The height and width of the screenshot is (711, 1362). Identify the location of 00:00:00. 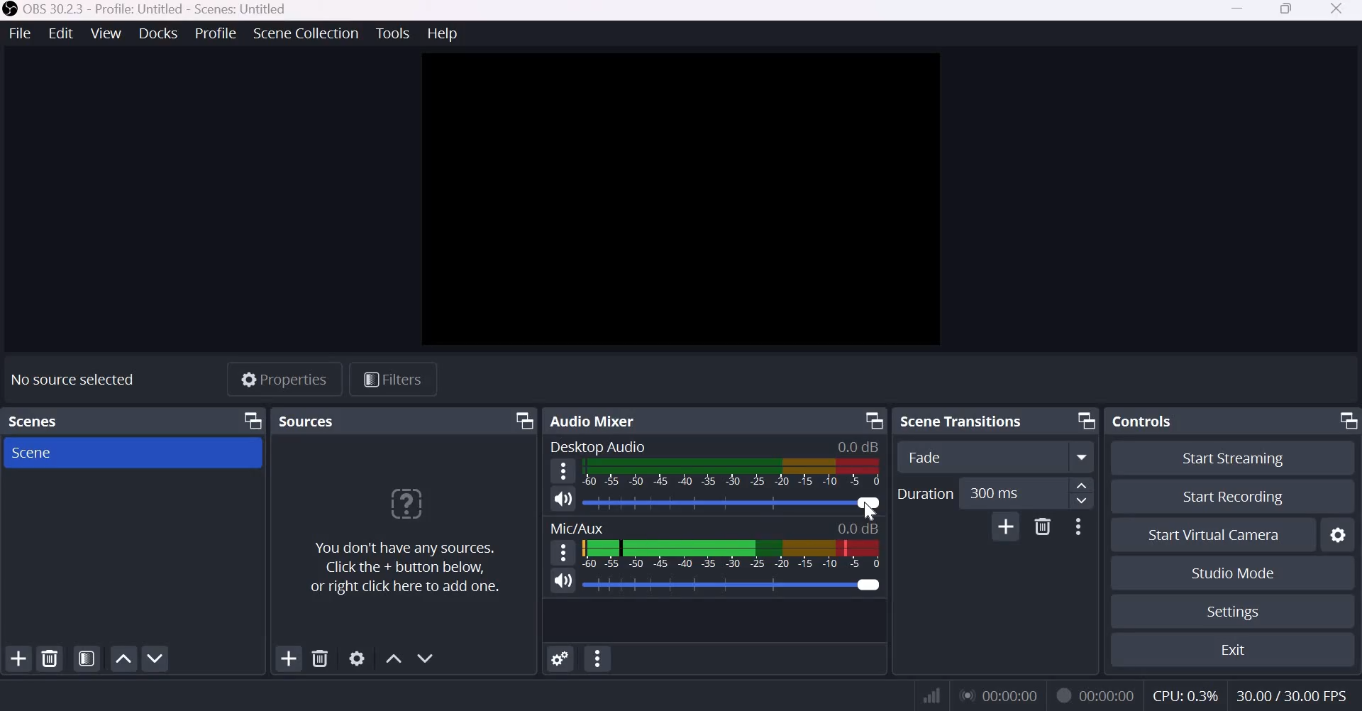
(1000, 695).